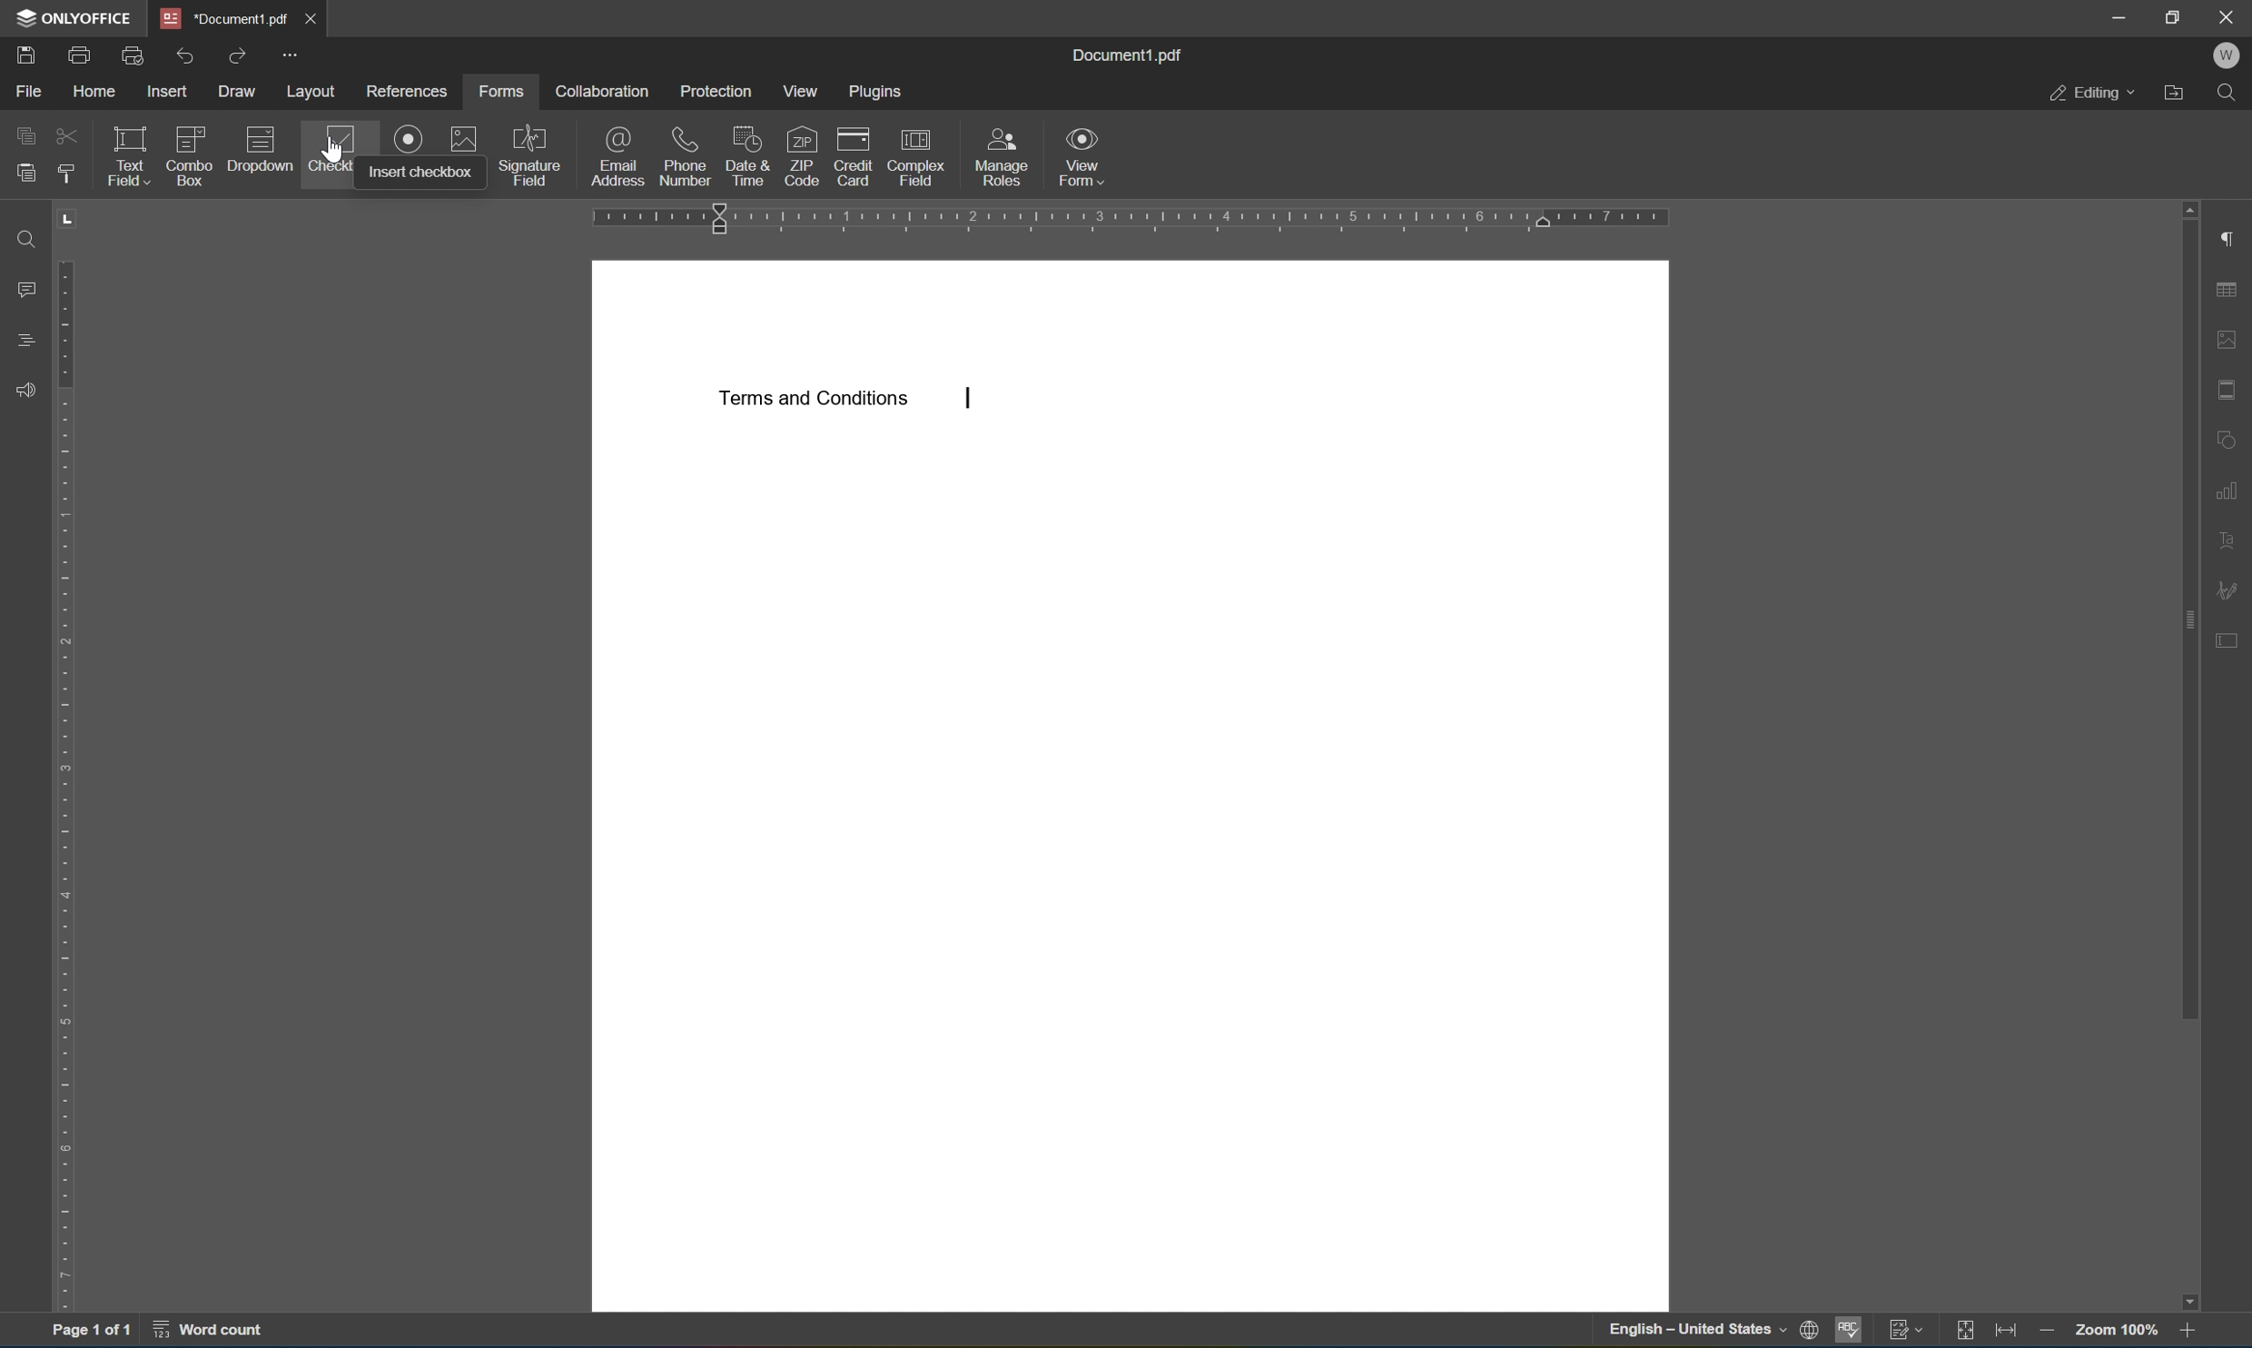  I want to click on find, so click(25, 238).